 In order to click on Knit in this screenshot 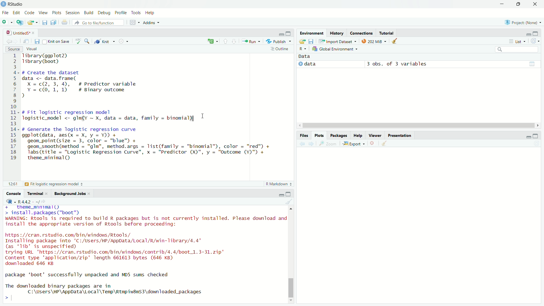, I will do `click(105, 41)`.